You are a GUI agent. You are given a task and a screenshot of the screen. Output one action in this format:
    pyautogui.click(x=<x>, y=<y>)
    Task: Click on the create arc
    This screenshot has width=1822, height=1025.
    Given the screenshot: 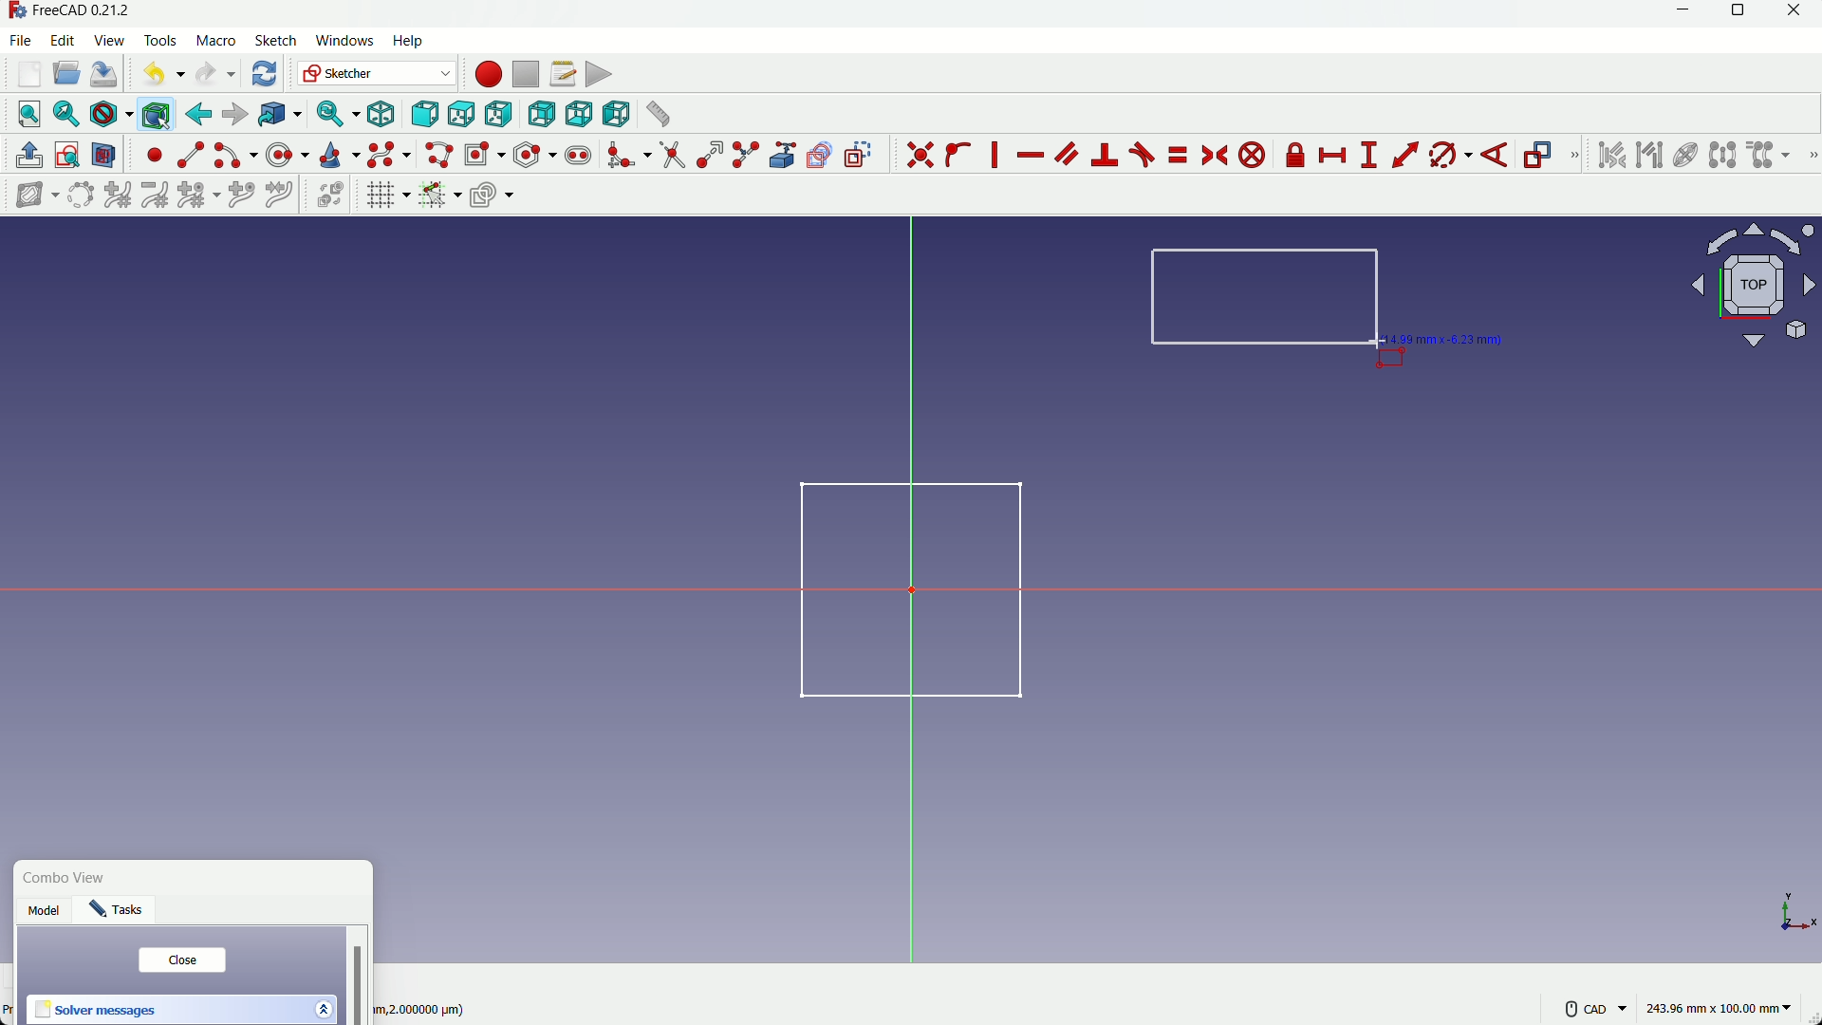 What is the action you would take?
    pyautogui.click(x=235, y=156)
    